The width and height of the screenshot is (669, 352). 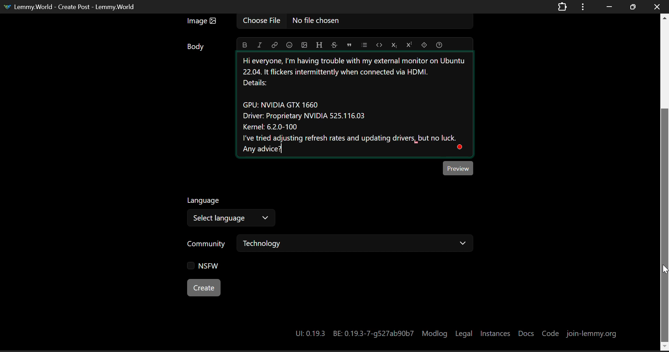 I want to click on Bold, so click(x=245, y=45).